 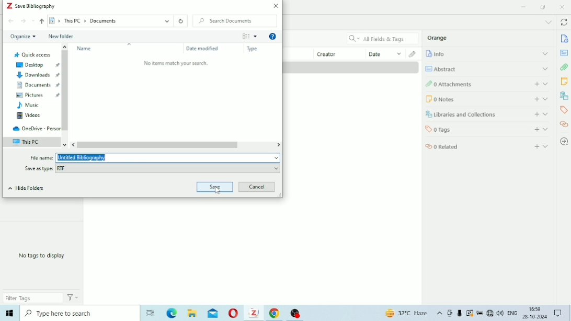 What do you see at coordinates (213, 313) in the screenshot?
I see `Mail` at bounding box center [213, 313].